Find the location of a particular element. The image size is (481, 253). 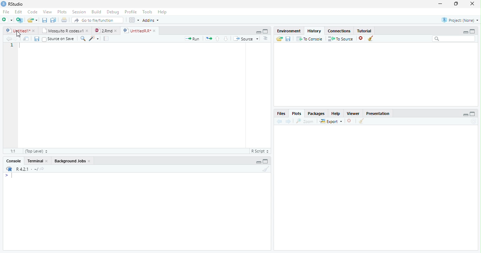

Code is located at coordinates (33, 12).